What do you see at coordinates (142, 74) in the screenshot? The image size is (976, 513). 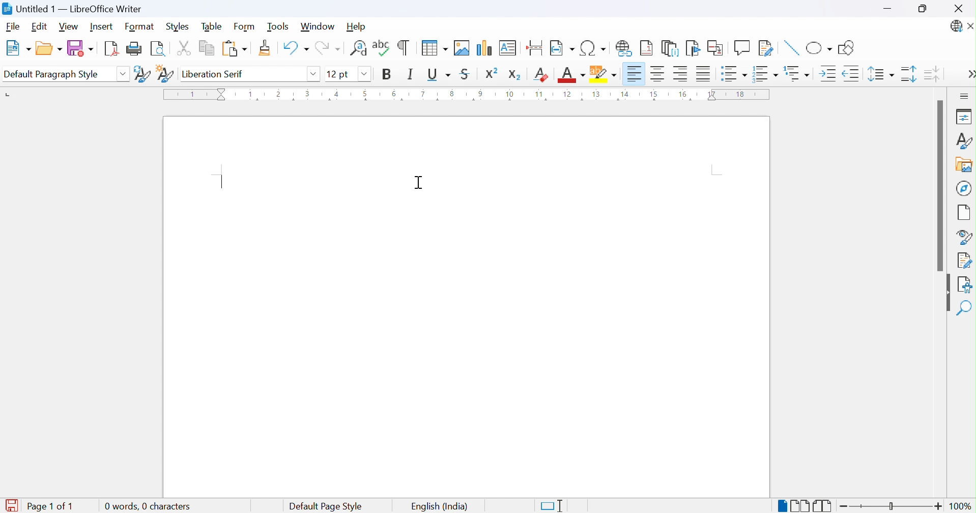 I see `Update selected style` at bounding box center [142, 74].